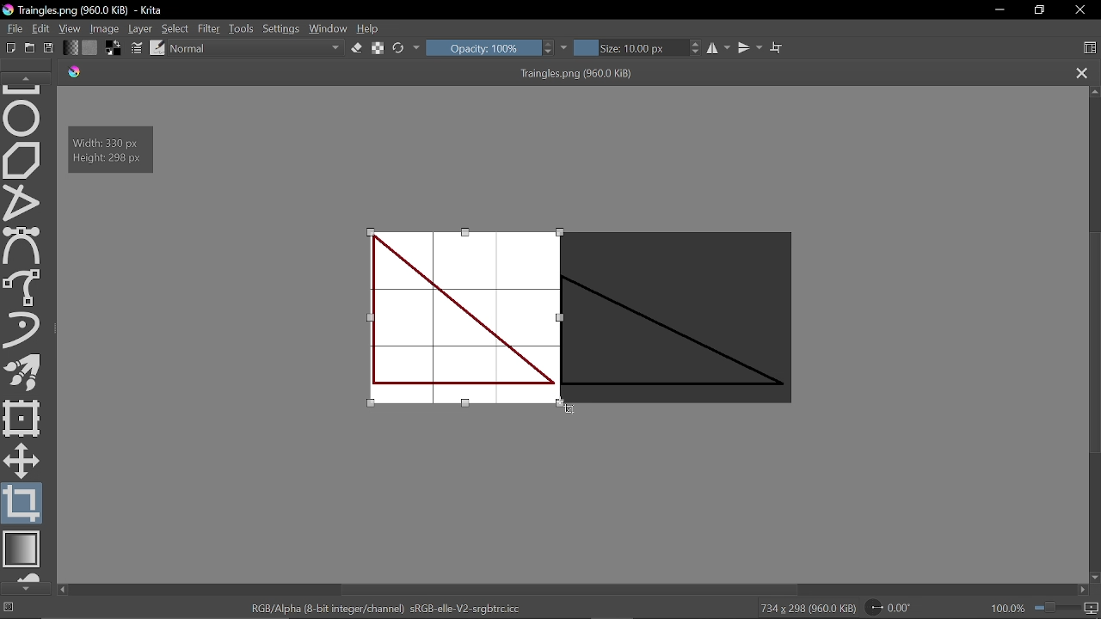 The image size is (1101, 619). What do you see at coordinates (572, 590) in the screenshot?
I see `Vertical scrollbar` at bounding box center [572, 590].